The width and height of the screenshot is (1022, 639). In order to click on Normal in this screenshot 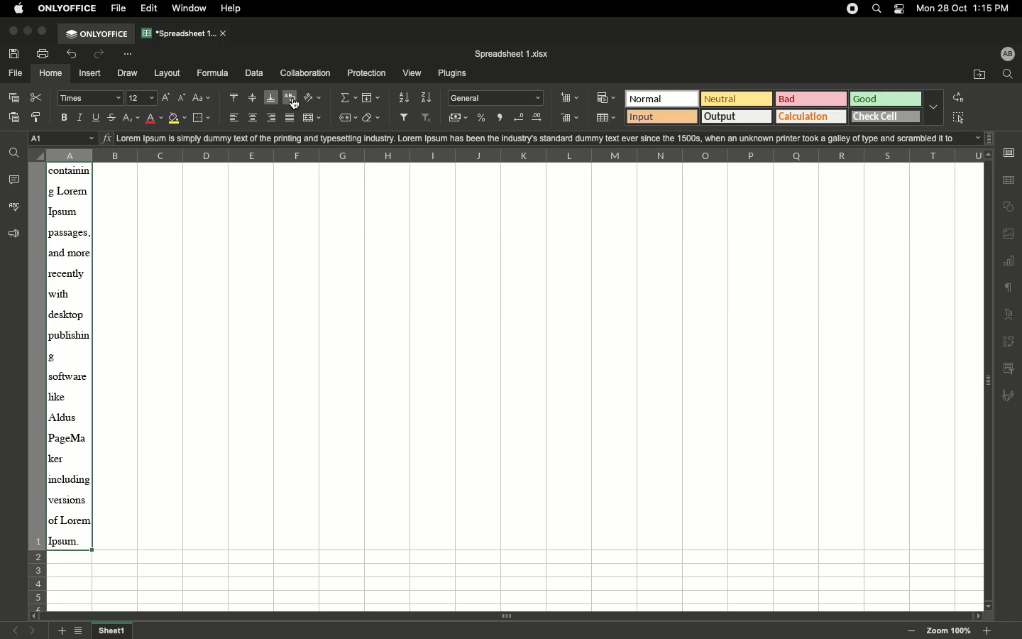, I will do `click(662, 98)`.